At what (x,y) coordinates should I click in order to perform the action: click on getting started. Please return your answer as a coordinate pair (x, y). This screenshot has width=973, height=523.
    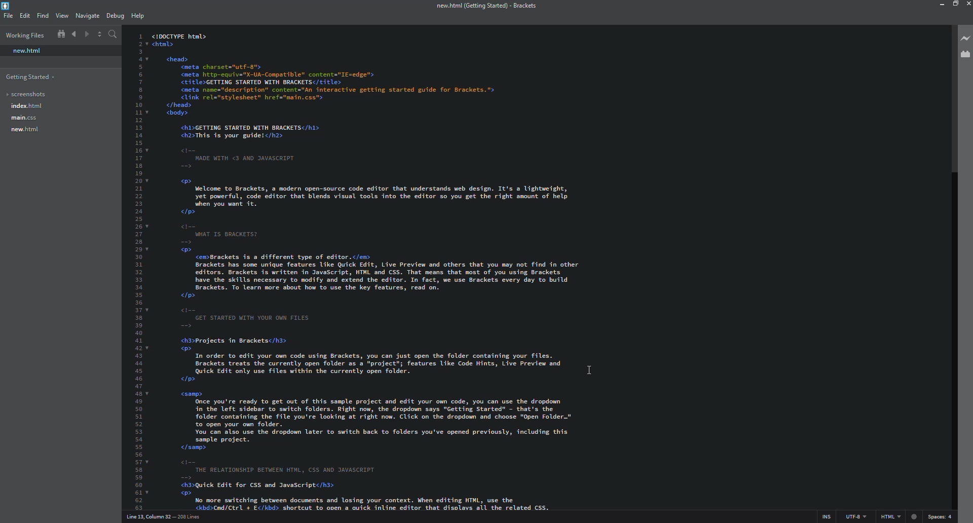
    Looking at the image, I should click on (31, 77).